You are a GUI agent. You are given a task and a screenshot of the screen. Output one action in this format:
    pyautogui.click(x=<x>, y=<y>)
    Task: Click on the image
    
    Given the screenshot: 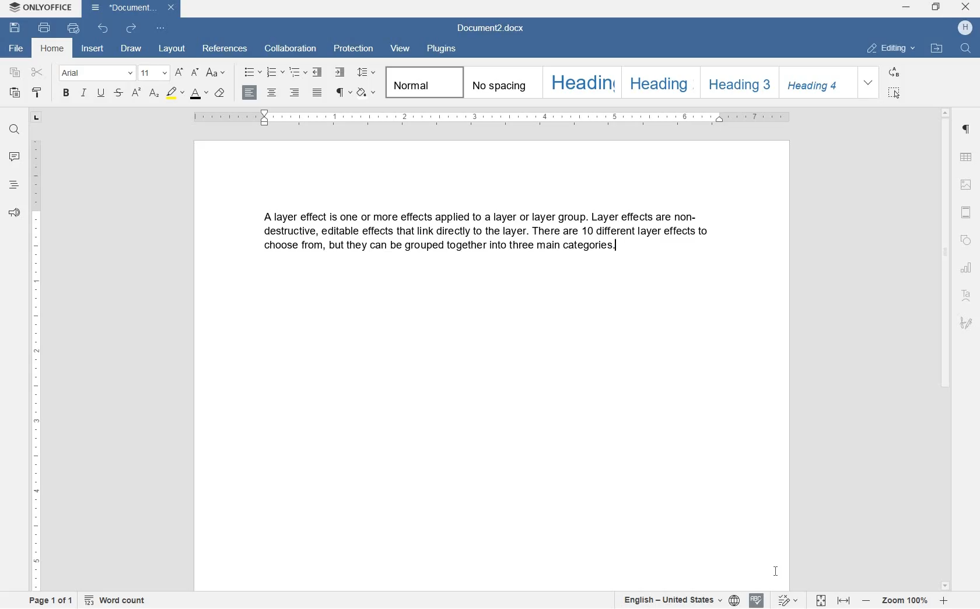 What is the action you would take?
    pyautogui.click(x=966, y=185)
    